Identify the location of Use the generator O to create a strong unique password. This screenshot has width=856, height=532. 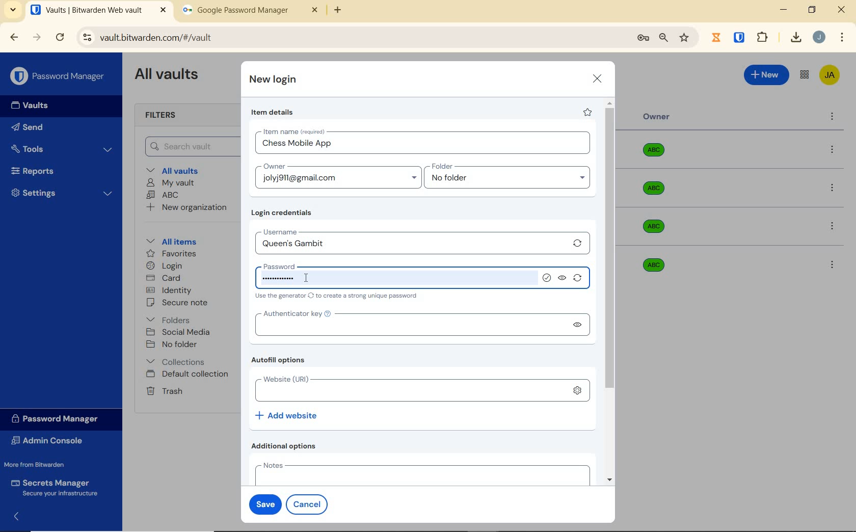
(338, 297).